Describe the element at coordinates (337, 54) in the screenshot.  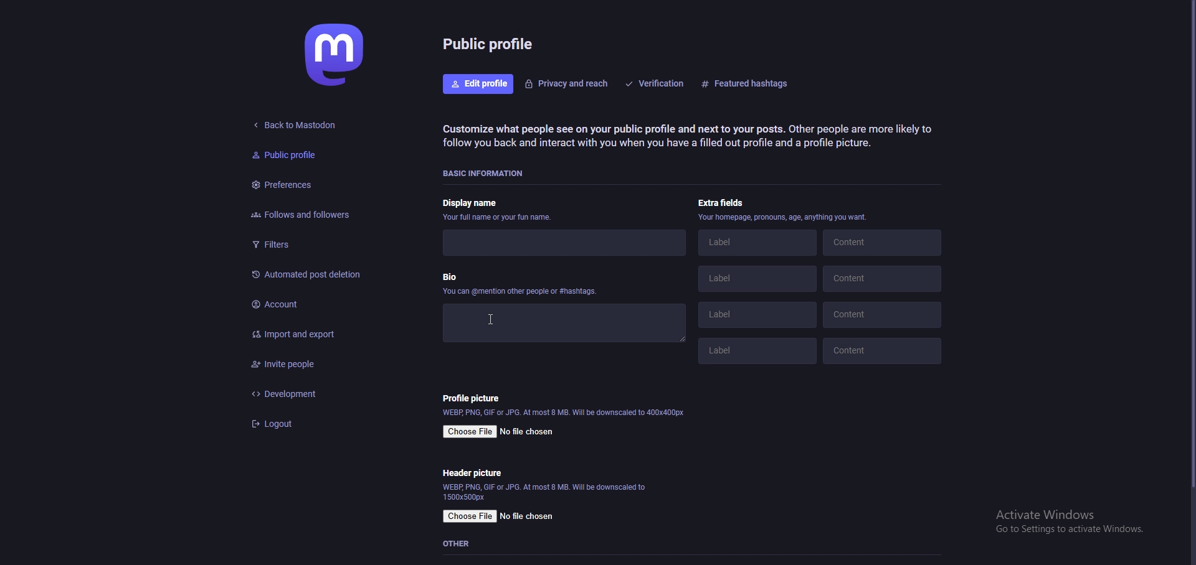
I see `mastodon` at that location.